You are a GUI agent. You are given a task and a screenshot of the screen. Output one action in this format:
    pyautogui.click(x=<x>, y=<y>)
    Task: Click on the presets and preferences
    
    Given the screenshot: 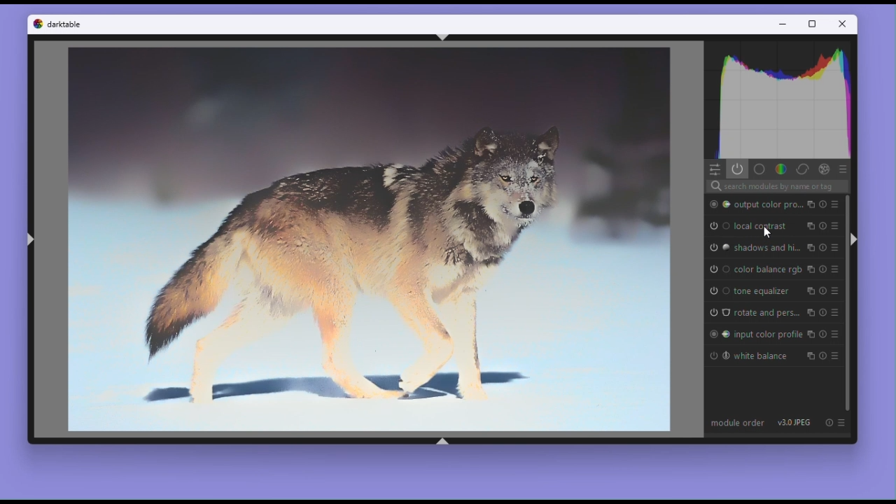 What is the action you would take?
    pyautogui.click(x=837, y=269)
    